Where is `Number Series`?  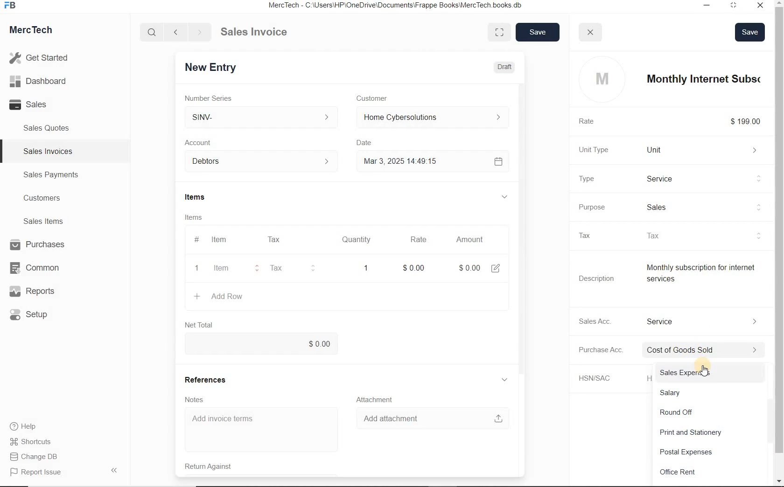 Number Series is located at coordinates (219, 97).